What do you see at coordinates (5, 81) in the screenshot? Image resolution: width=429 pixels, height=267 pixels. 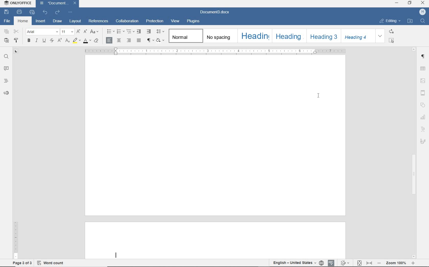 I see `HEADINGS` at bounding box center [5, 81].